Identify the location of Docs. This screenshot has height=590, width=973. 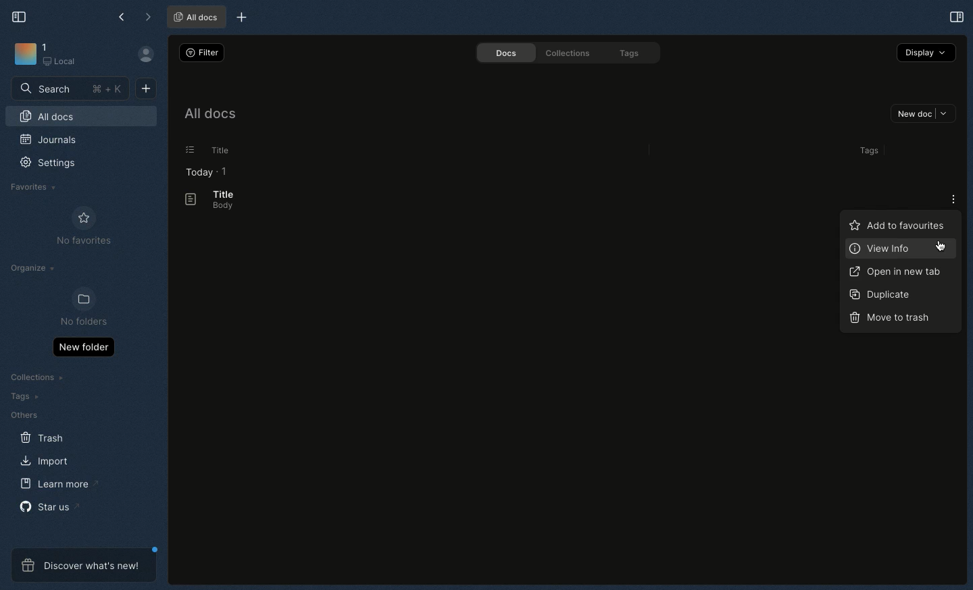
(501, 53).